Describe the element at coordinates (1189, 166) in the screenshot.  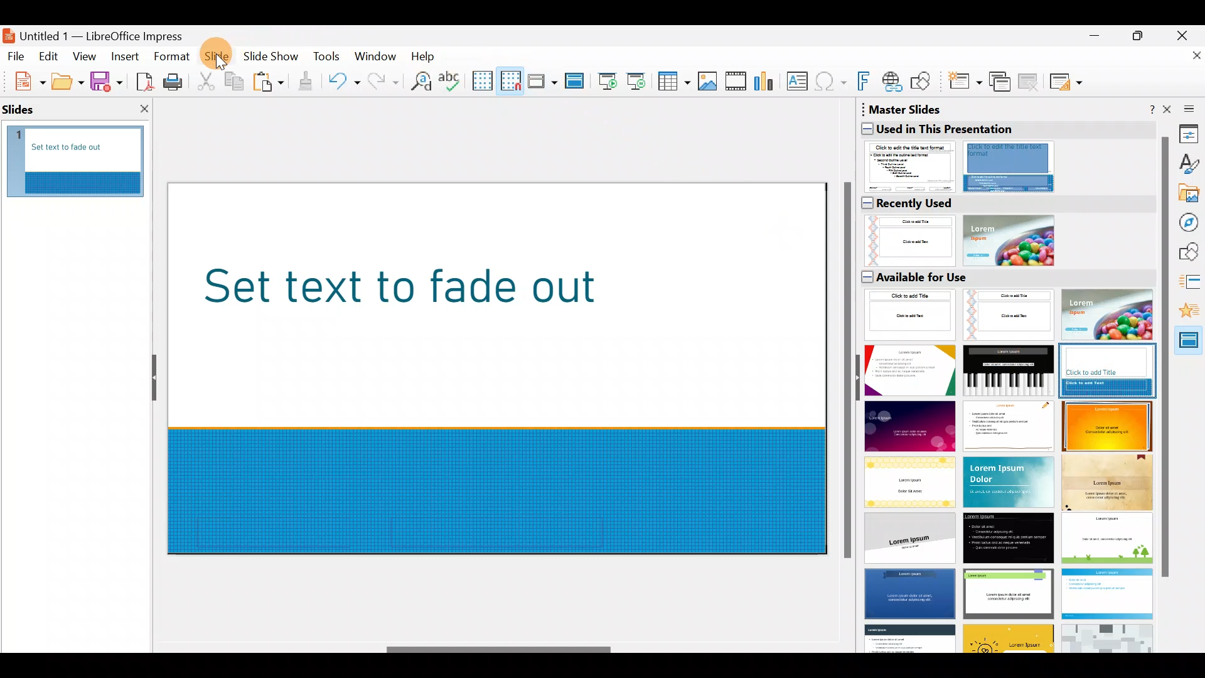
I see `Styles` at that location.